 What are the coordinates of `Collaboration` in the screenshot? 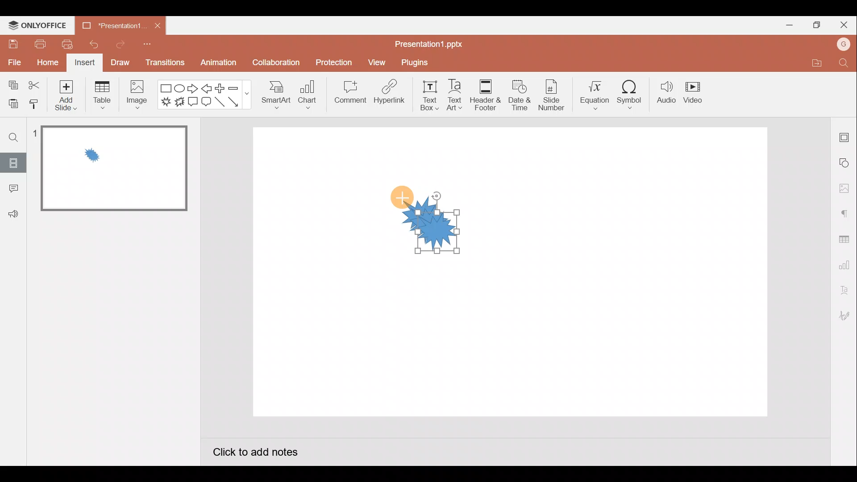 It's located at (274, 62).